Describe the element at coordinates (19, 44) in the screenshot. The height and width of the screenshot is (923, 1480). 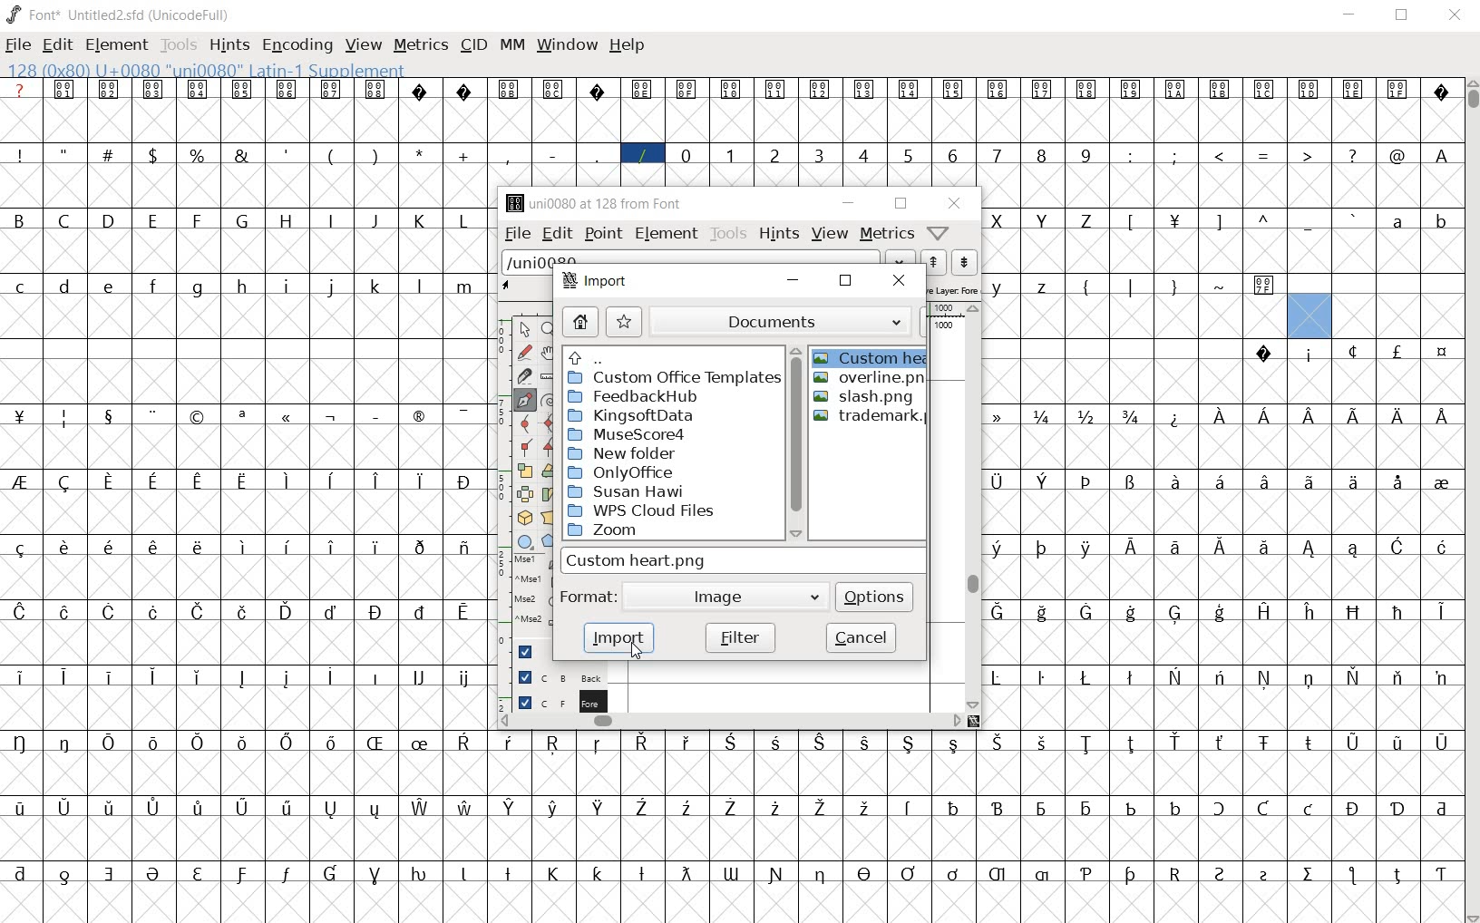
I see `FILE` at that location.